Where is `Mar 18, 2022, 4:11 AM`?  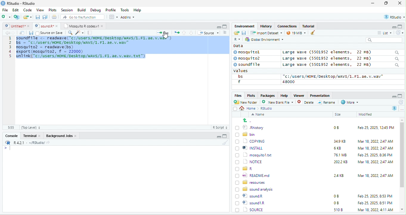 Mar 18, 2022, 4:11 AM is located at coordinates (375, 203).